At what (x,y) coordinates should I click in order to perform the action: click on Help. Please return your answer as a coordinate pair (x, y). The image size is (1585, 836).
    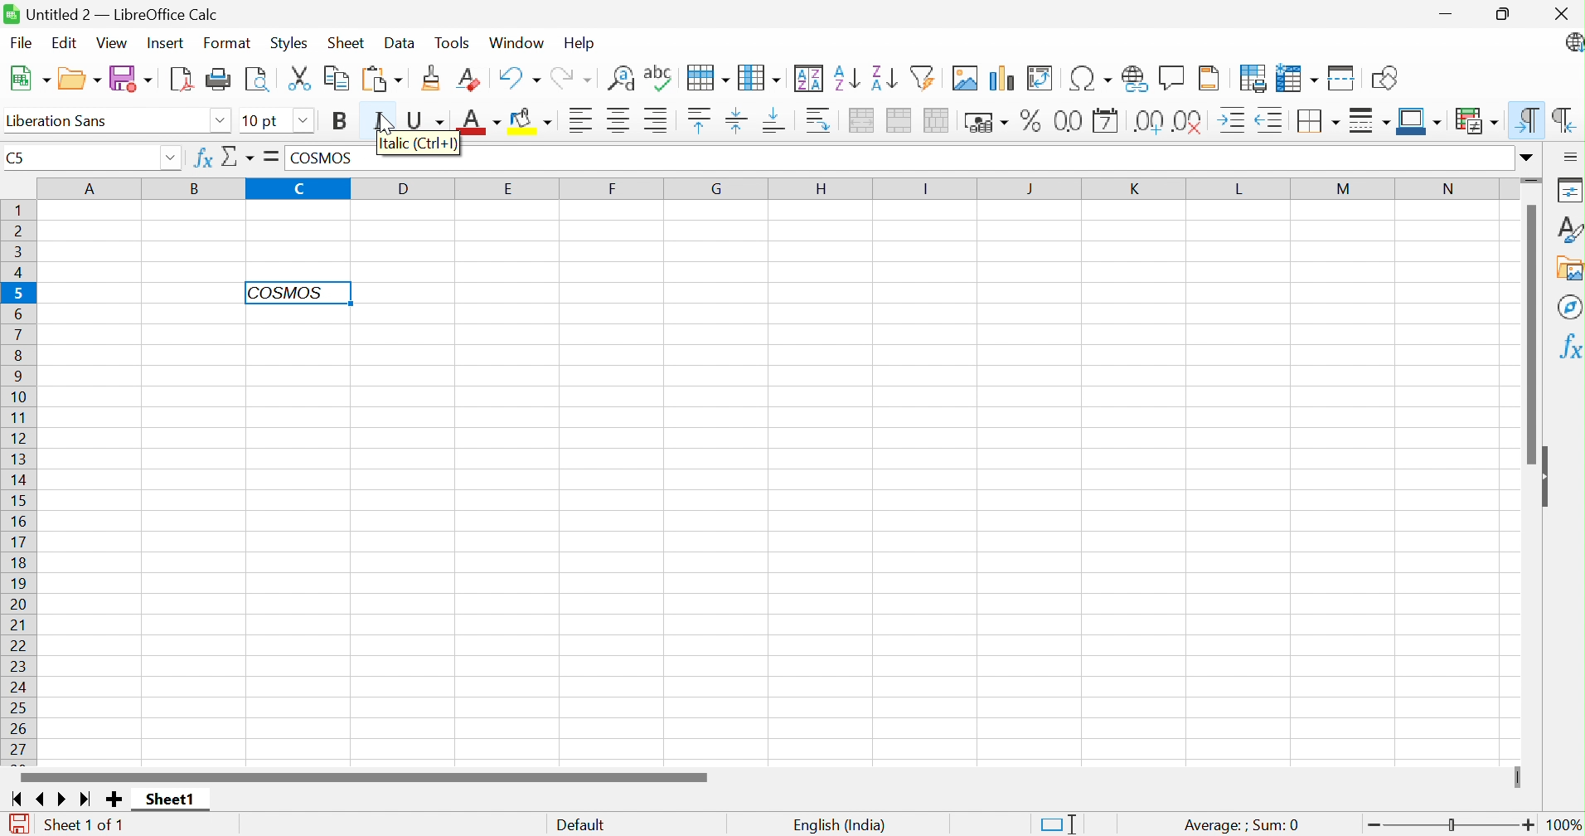
    Looking at the image, I should click on (579, 44).